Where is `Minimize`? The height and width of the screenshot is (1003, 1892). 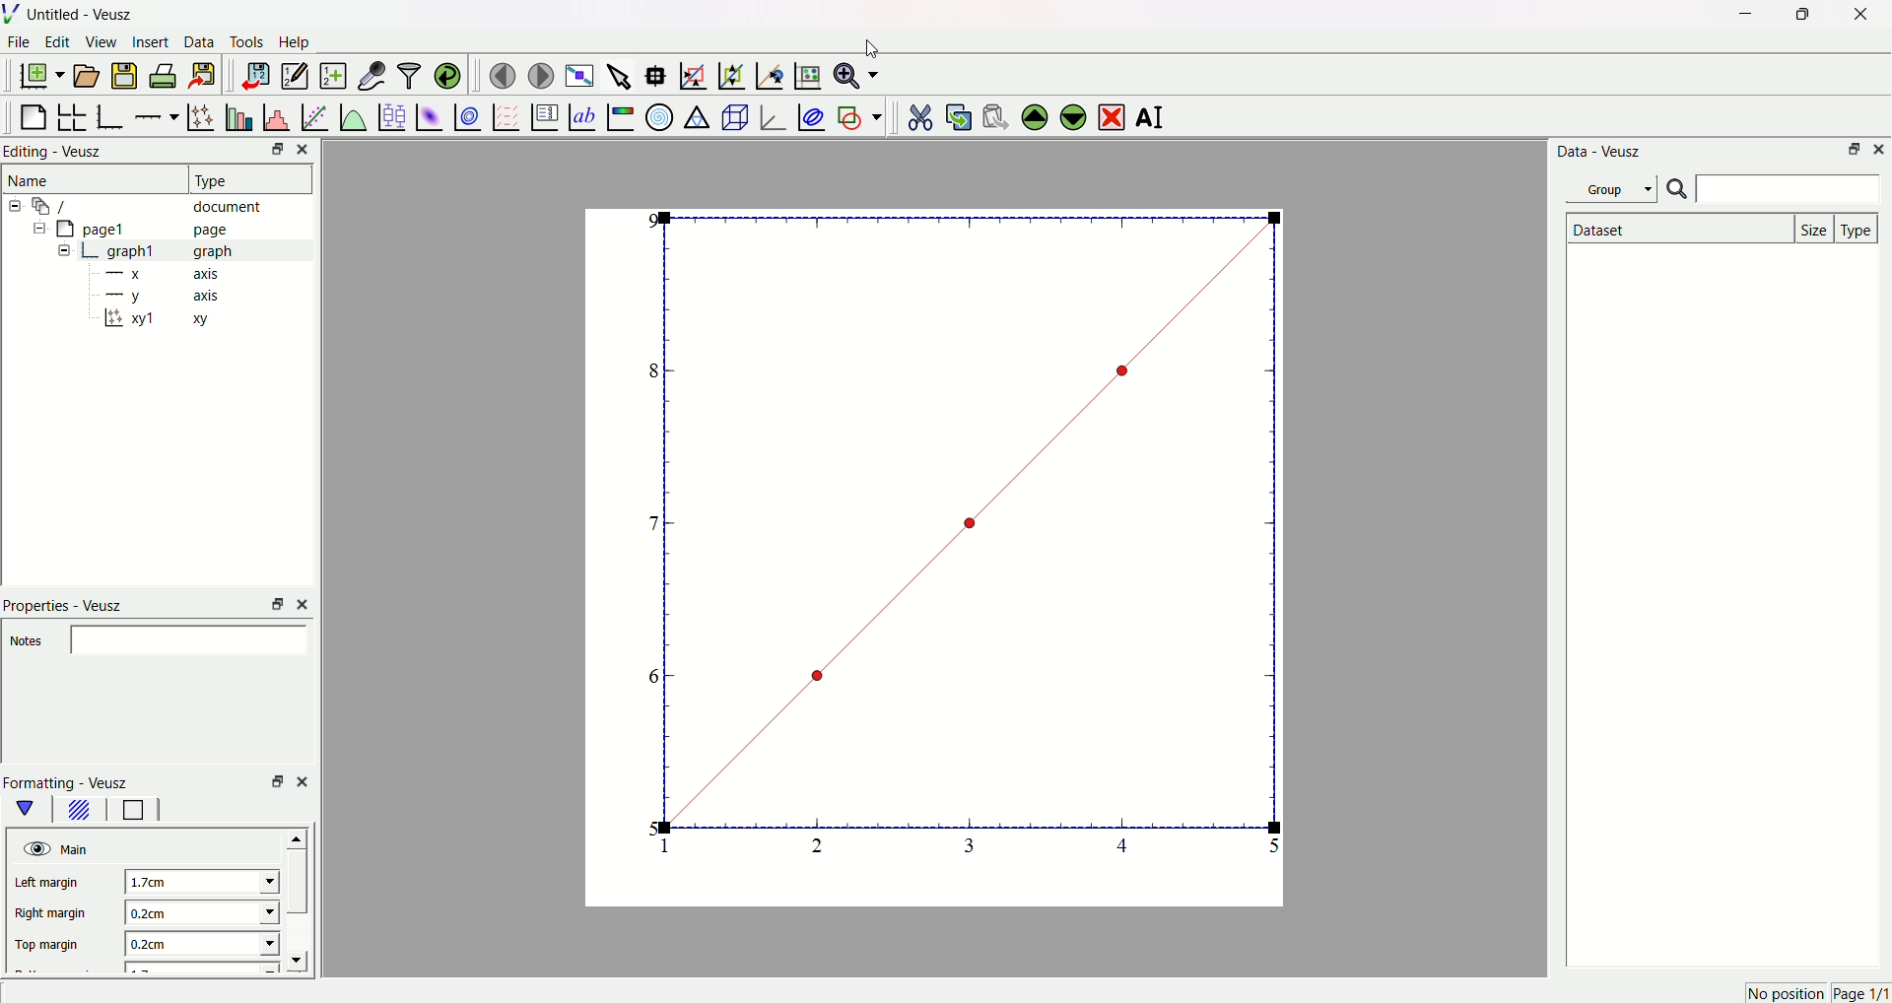 Minimize is located at coordinates (1853, 151).